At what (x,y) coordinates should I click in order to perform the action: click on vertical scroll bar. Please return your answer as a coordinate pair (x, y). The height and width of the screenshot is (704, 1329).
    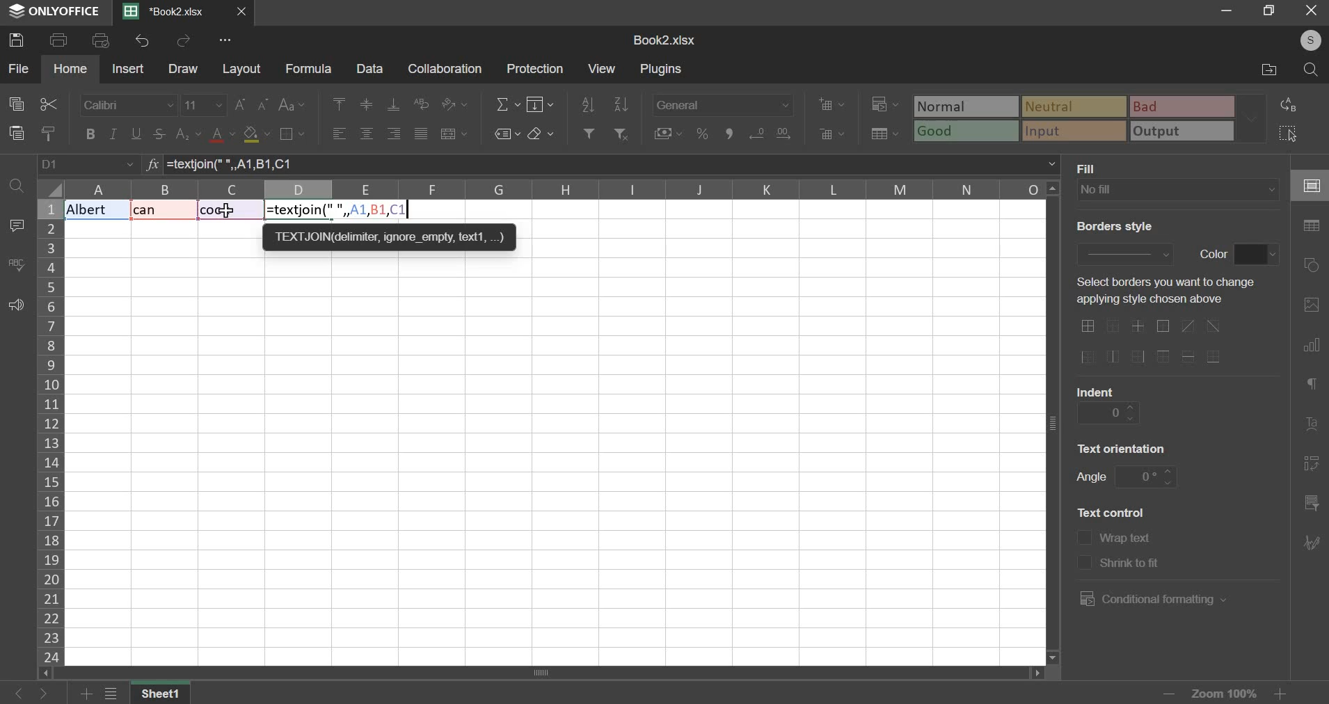
    Looking at the image, I should click on (1056, 422).